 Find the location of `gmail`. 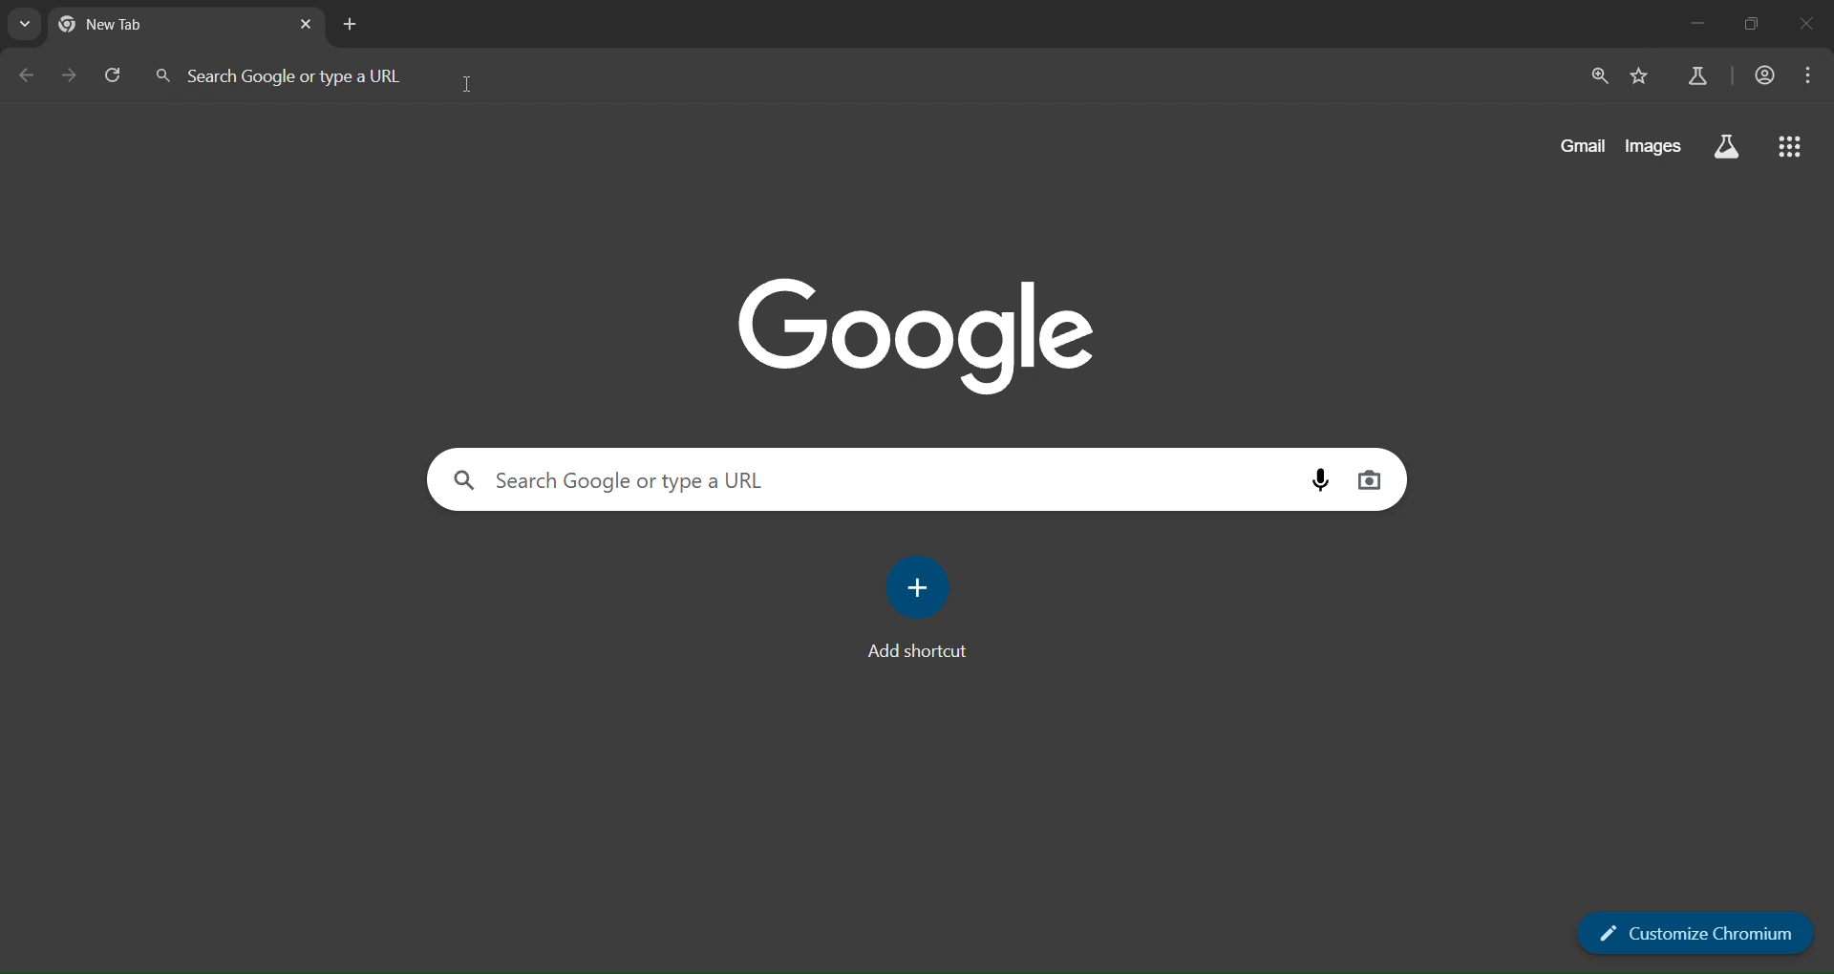

gmail is located at coordinates (1585, 145).